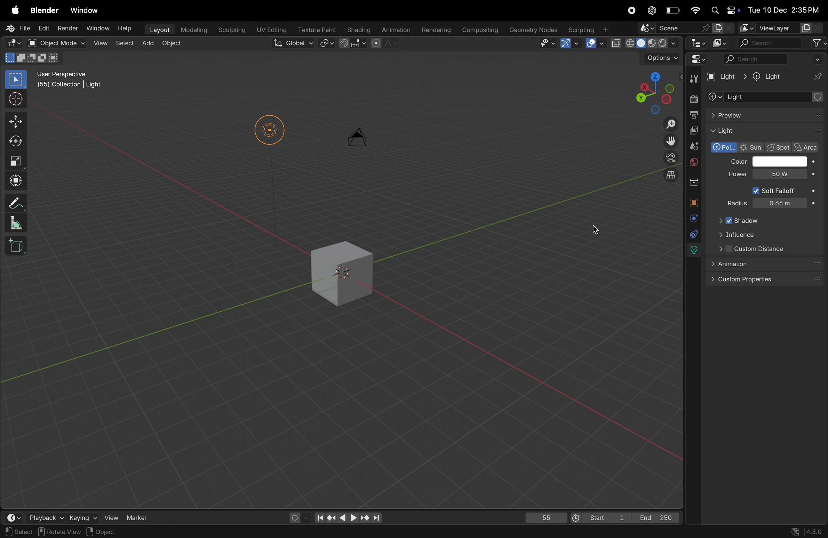 This screenshot has width=828, height=538. Describe the element at coordinates (56, 43) in the screenshot. I see `object mode` at that location.